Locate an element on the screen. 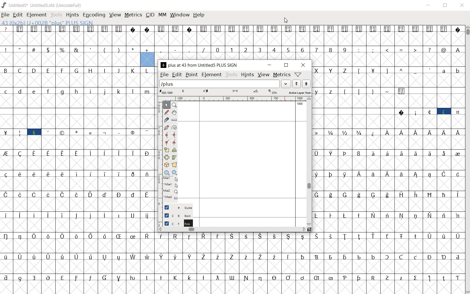  alphabet is located at coordinates (451, 77).